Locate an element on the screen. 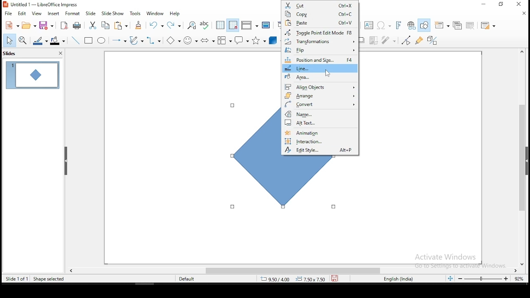 This screenshot has width=530, height=298. close is located at coordinates (524, 13).